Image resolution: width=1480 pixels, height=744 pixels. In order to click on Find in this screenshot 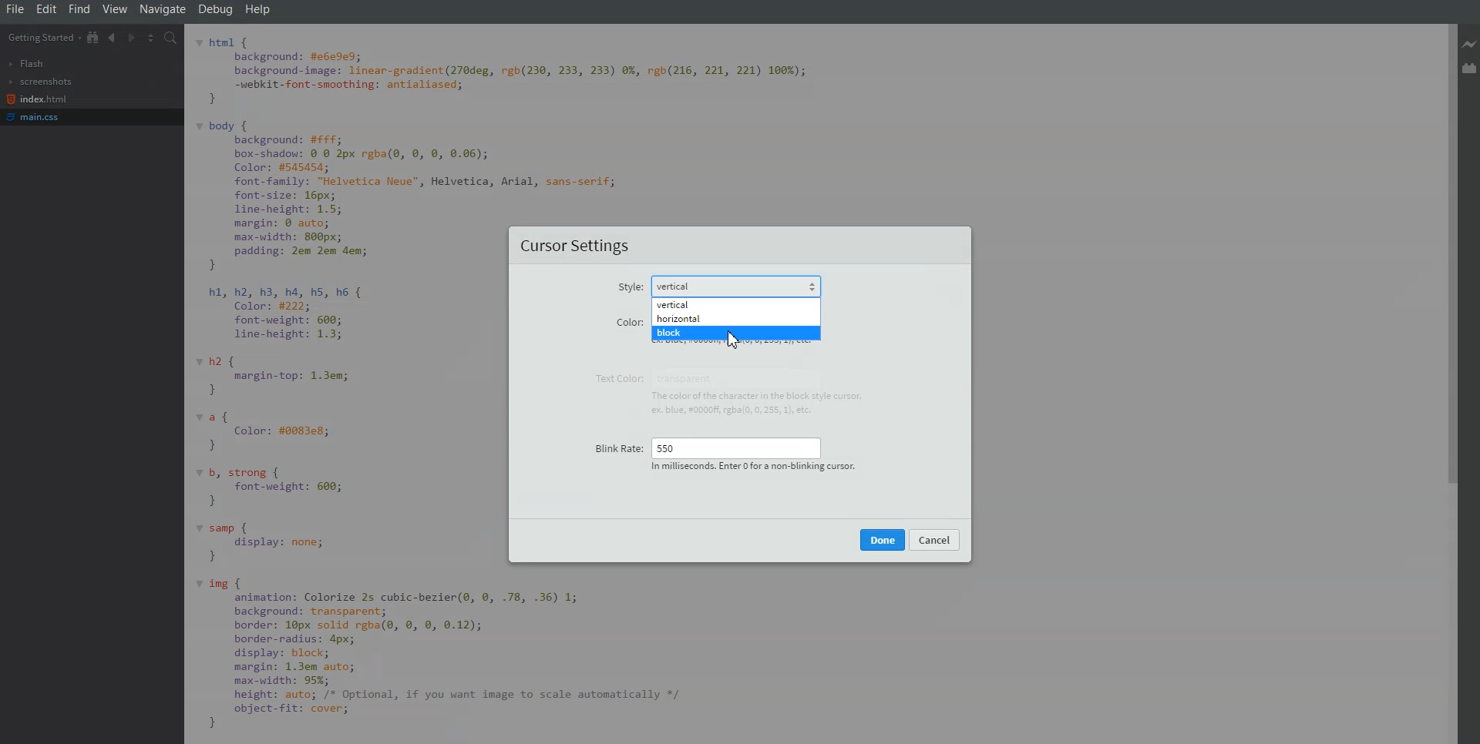, I will do `click(79, 9)`.